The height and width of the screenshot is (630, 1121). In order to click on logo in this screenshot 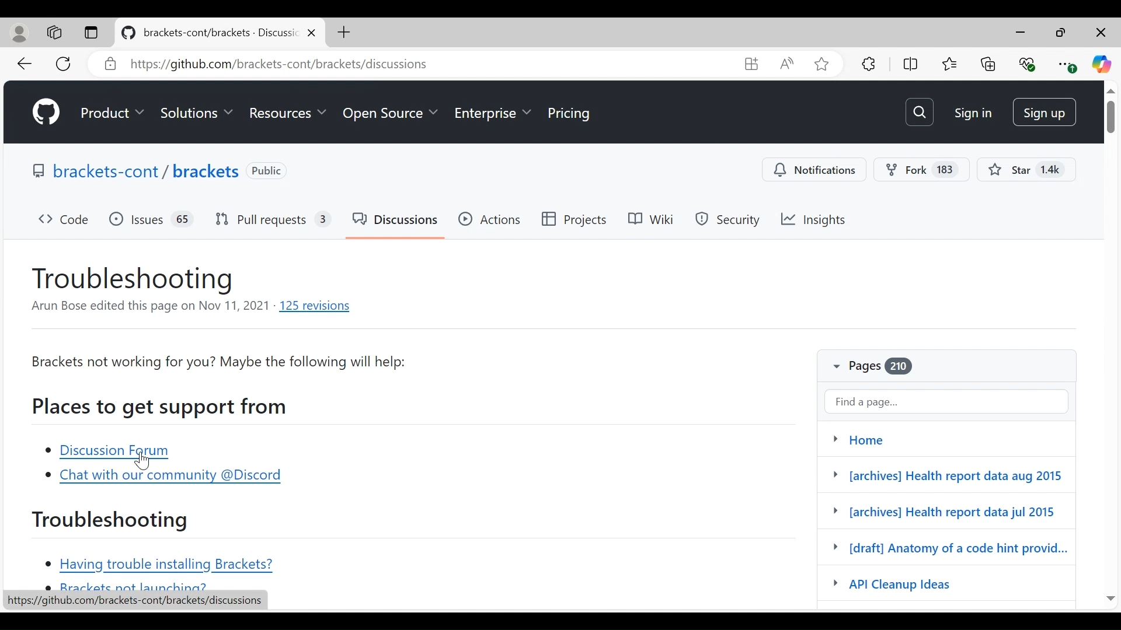, I will do `click(127, 33)`.